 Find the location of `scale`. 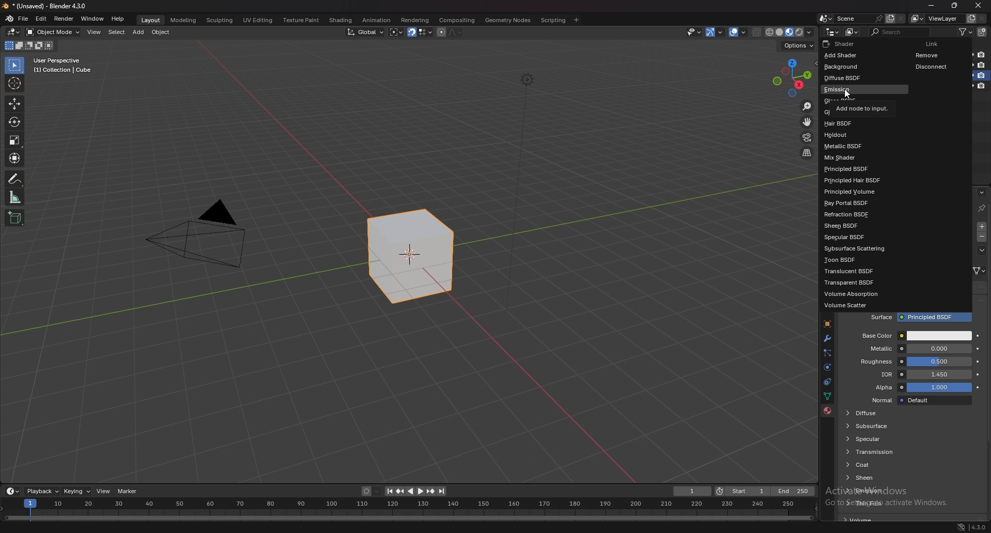

scale is located at coordinates (15, 139).